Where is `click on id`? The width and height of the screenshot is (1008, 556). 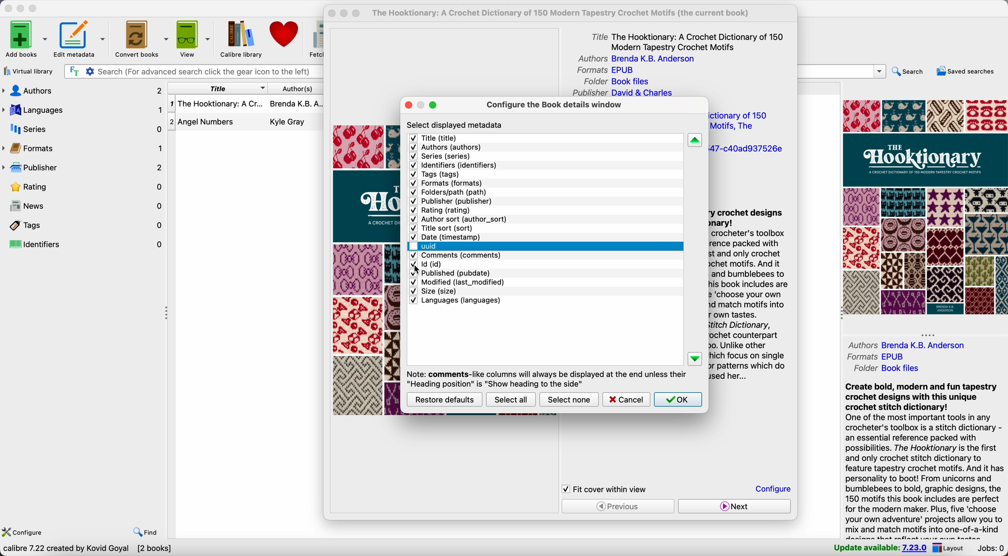
click on id is located at coordinates (425, 264).